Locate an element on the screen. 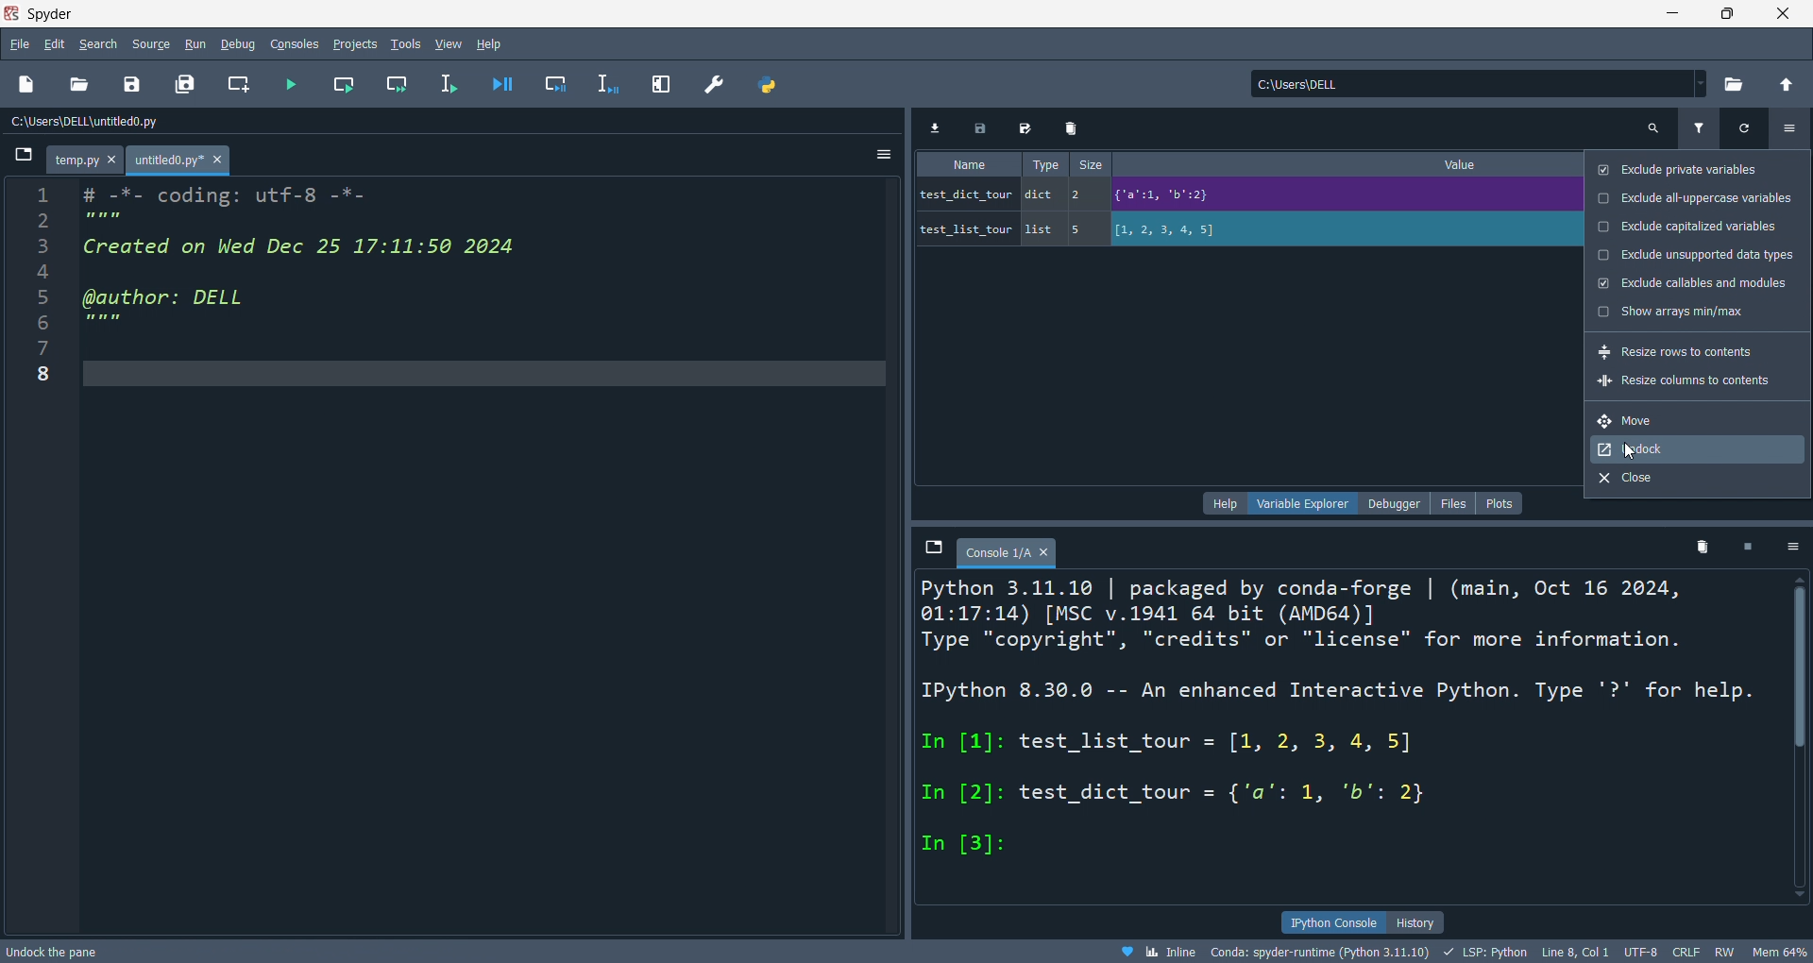 The height and width of the screenshot is (963, 1813). new cell is located at coordinates (241, 85).